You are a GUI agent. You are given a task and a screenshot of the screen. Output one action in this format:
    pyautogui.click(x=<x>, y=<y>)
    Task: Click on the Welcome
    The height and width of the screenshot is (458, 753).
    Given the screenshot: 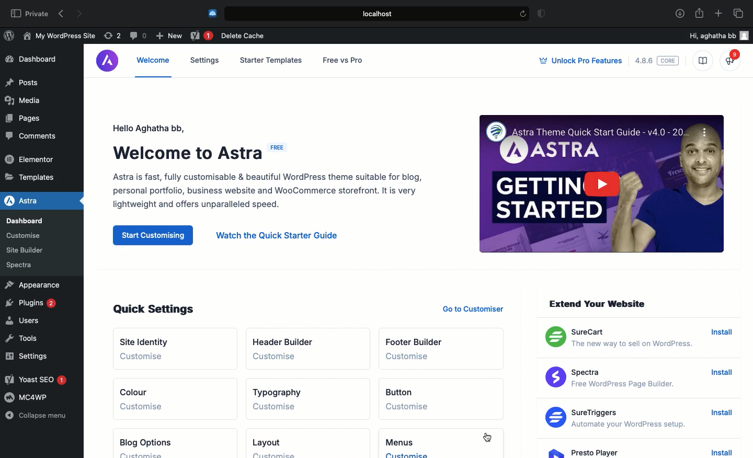 What is the action you would take?
    pyautogui.click(x=154, y=64)
    